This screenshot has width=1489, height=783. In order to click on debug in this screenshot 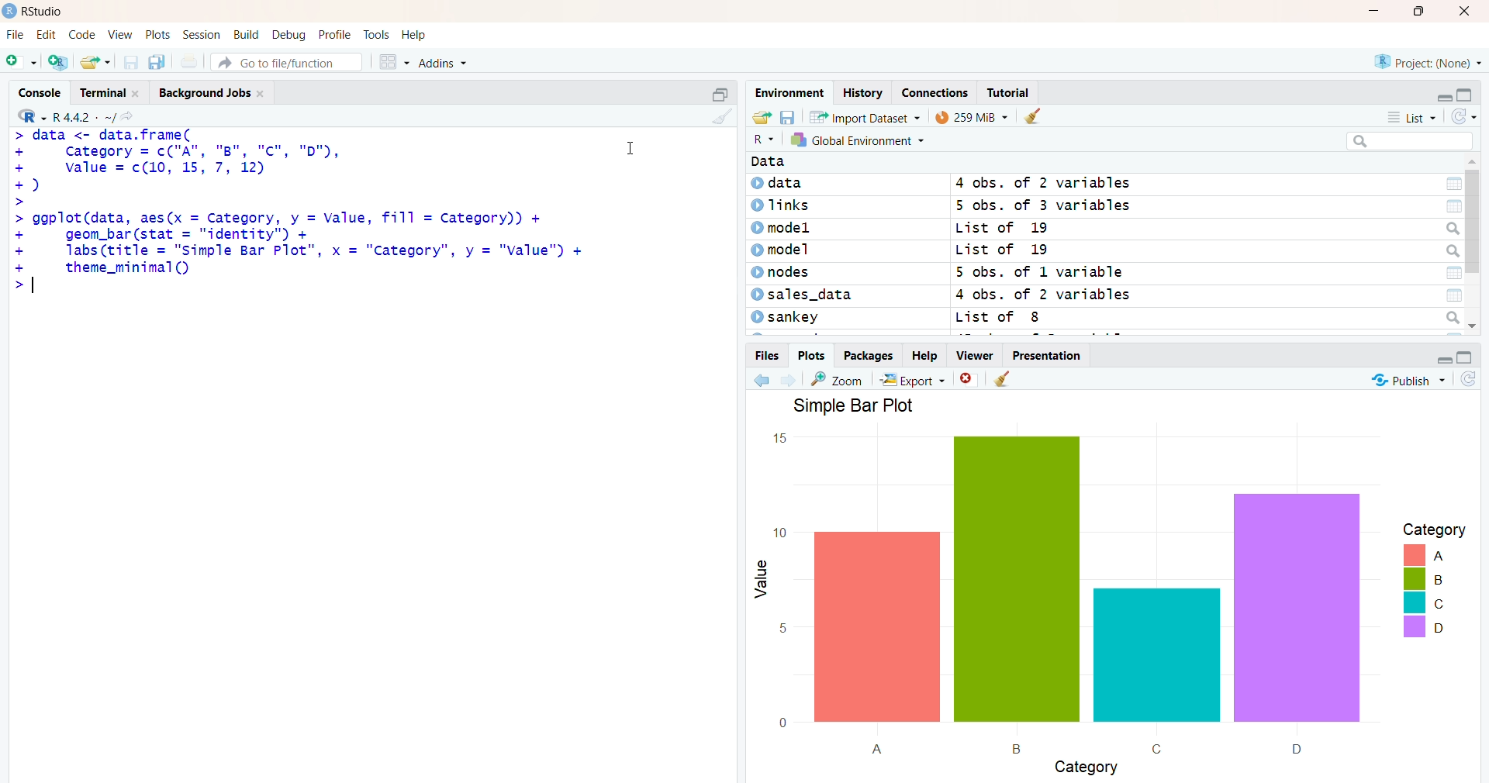, I will do `click(289, 34)`.